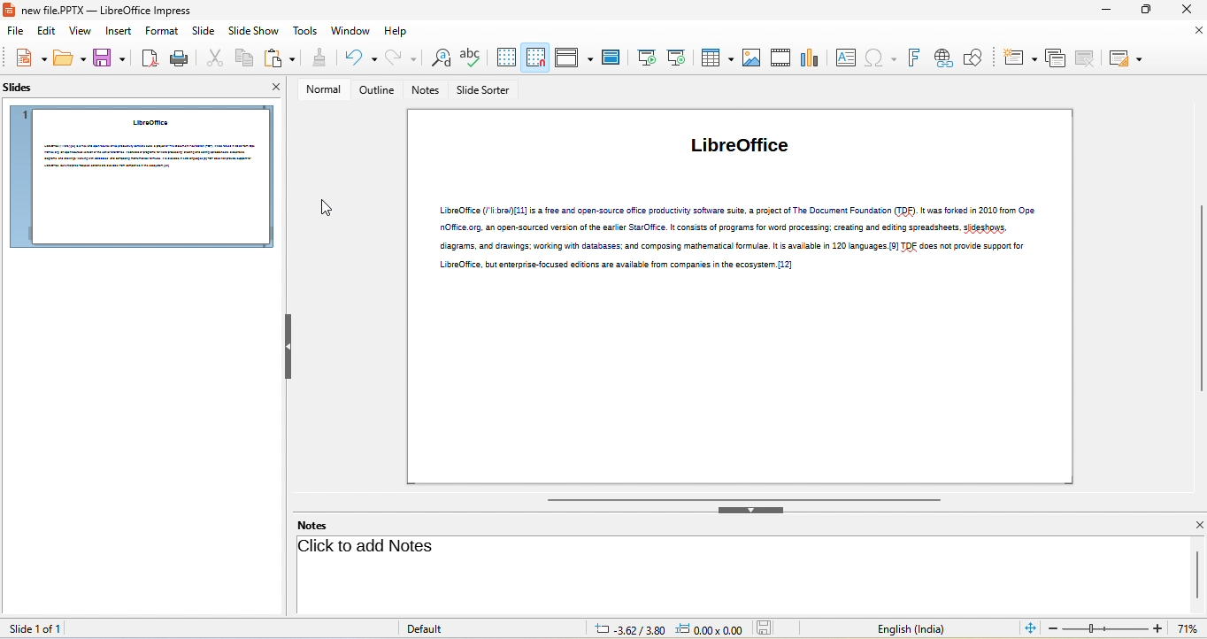 This screenshot has width=1207, height=639. I want to click on print, so click(181, 58).